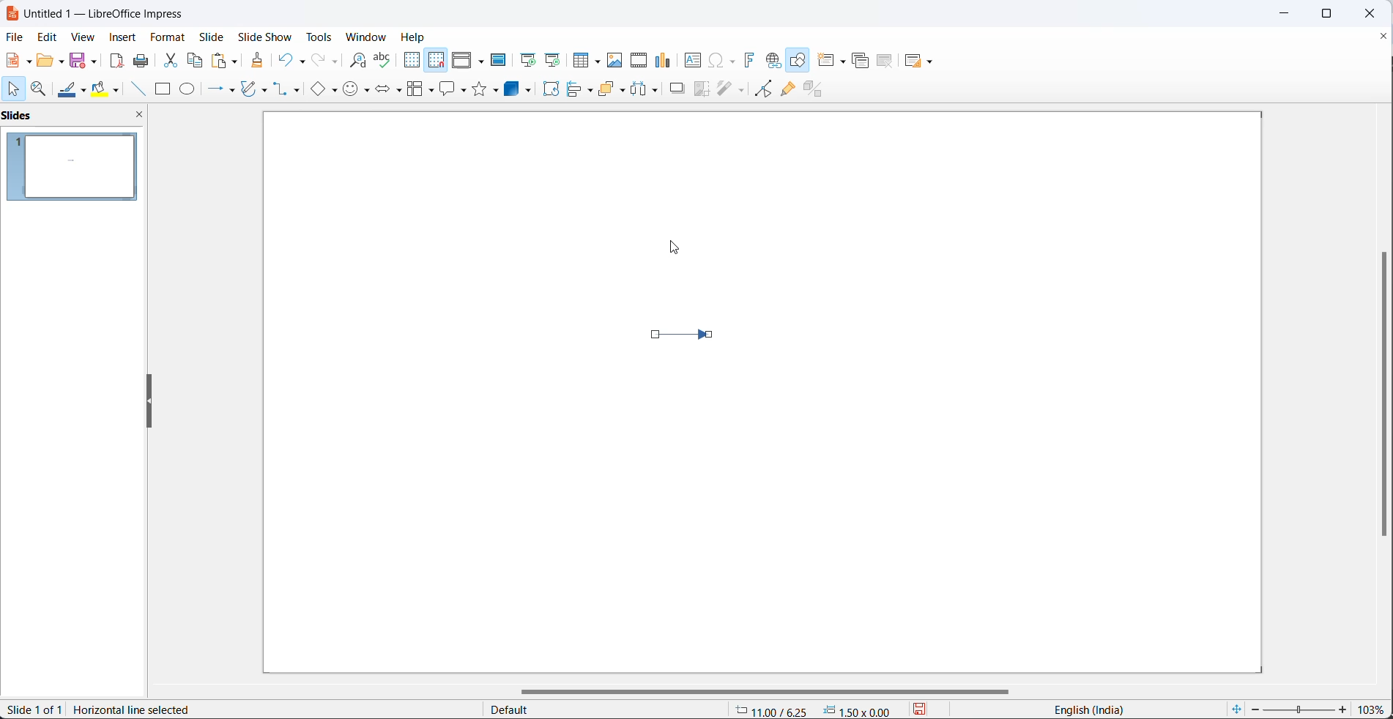 The height and width of the screenshot is (719, 1393). What do you see at coordinates (616, 61) in the screenshot?
I see `insert images` at bounding box center [616, 61].